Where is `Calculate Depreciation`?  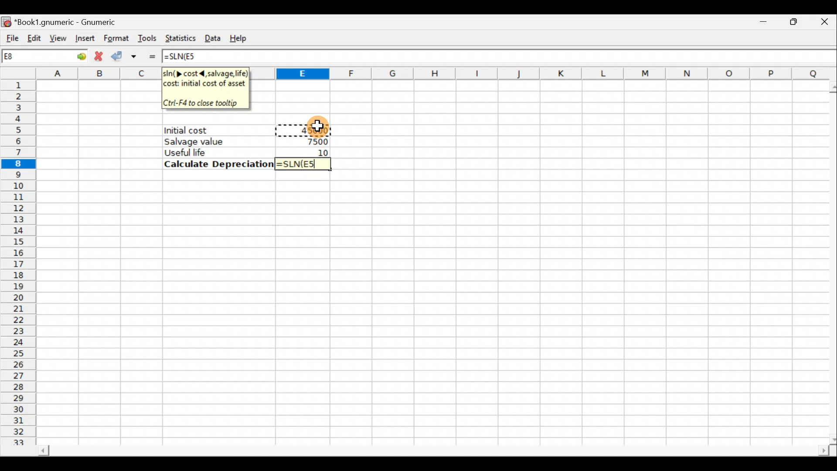
Calculate Depreciation is located at coordinates (216, 164).